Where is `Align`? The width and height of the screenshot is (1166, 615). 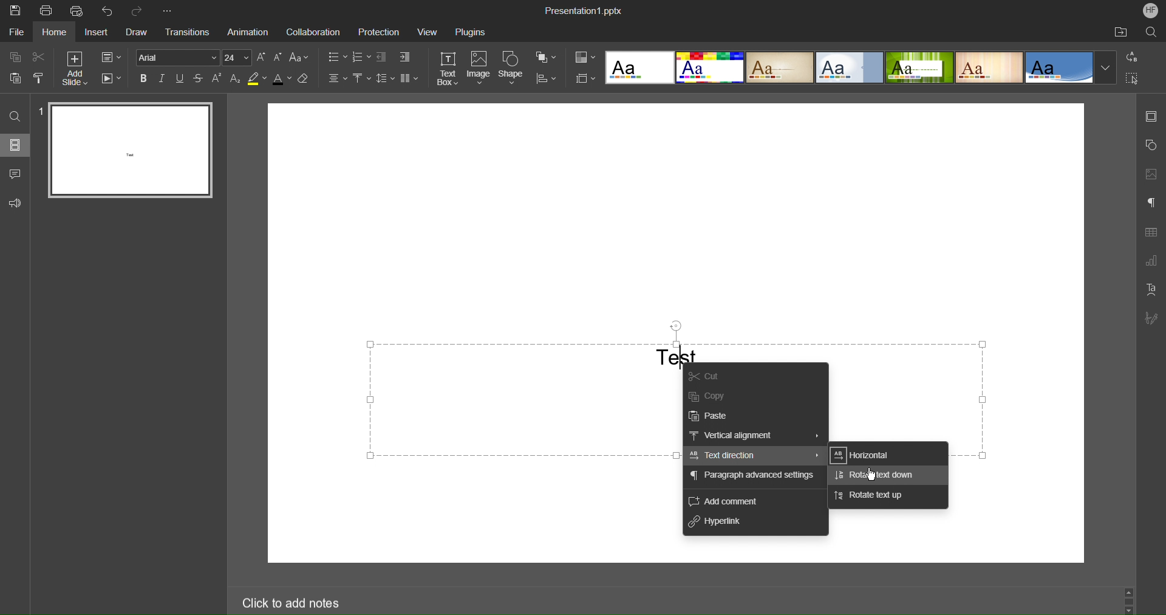
Align is located at coordinates (546, 79).